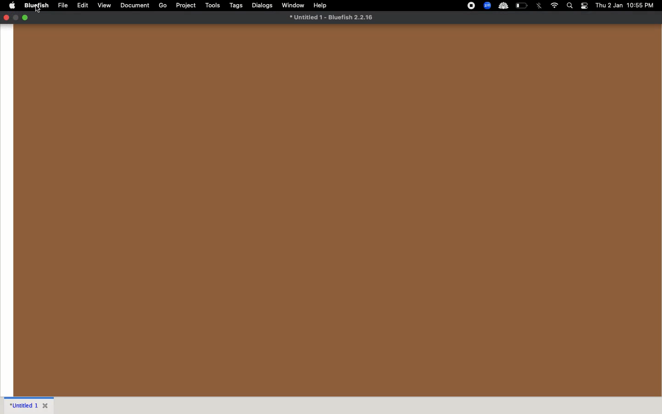 The width and height of the screenshot is (662, 414). I want to click on apple, so click(12, 5).